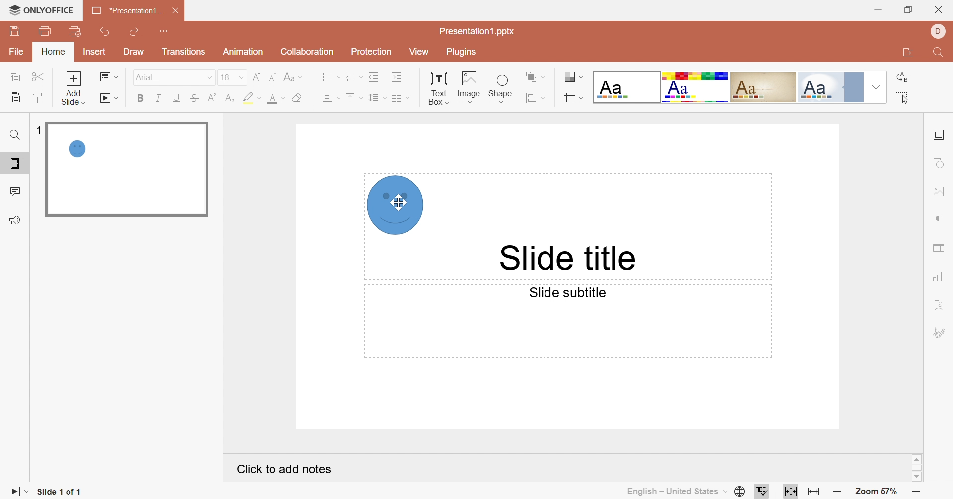 The width and height of the screenshot is (953, 499). I want to click on 1, so click(38, 128).